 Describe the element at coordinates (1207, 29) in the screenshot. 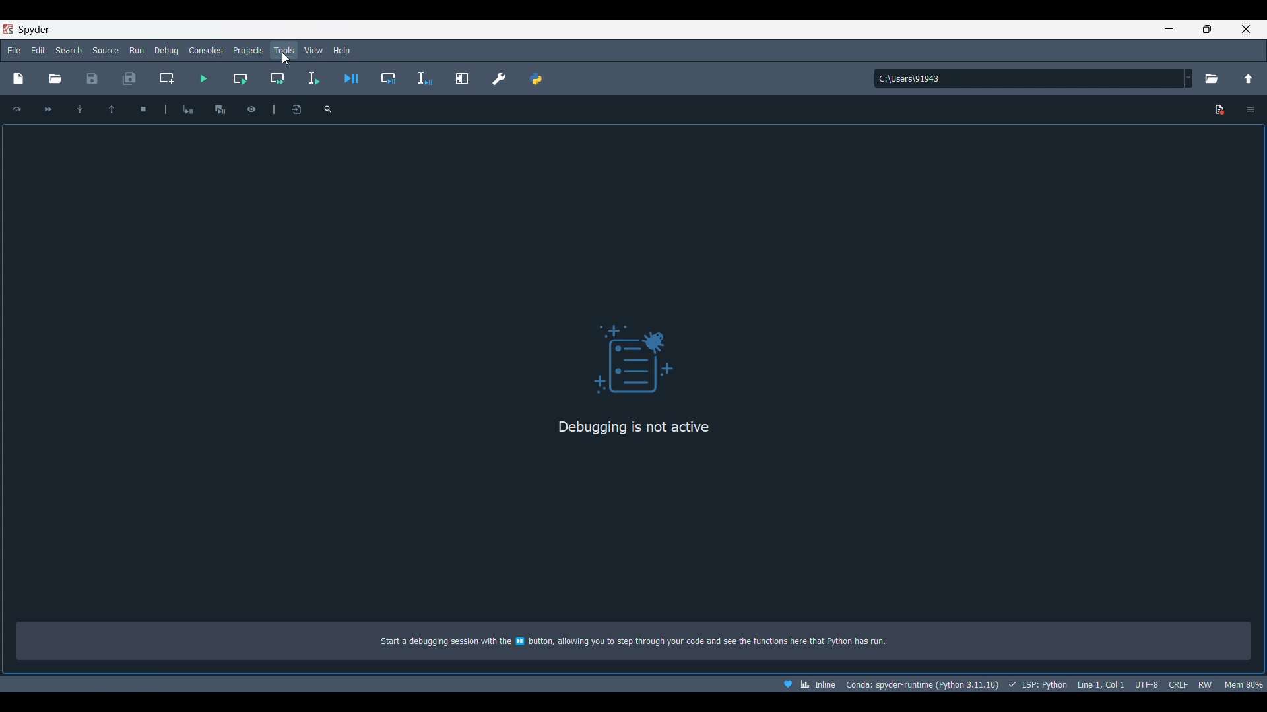

I see `Show in smaller tab` at that location.